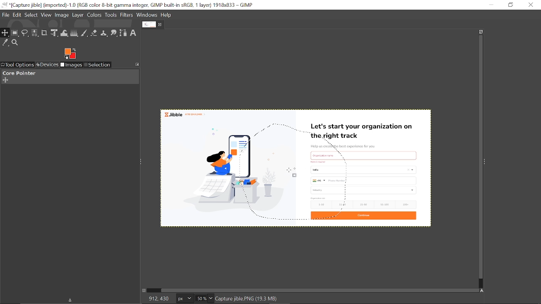  I want to click on Wrap text tool, so click(65, 33).